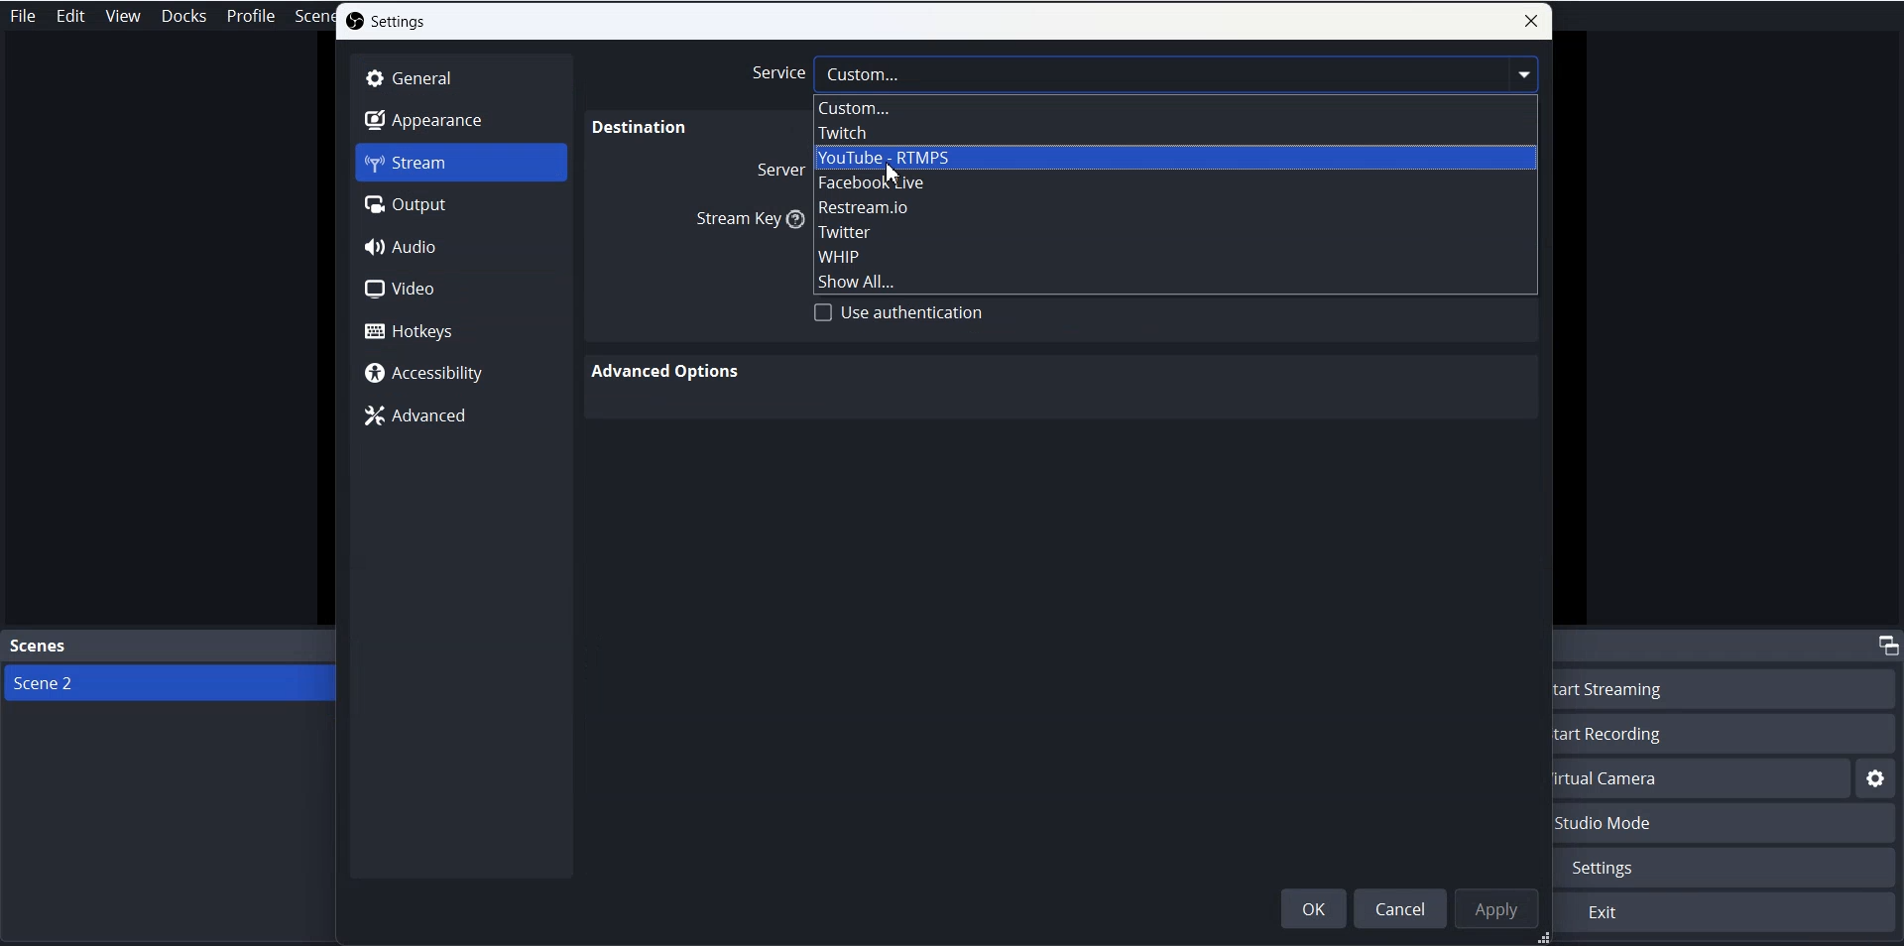  What do you see at coordinates (1876, 779) in the screenshot?
I see `settings` at bounding box center [1876, 779].